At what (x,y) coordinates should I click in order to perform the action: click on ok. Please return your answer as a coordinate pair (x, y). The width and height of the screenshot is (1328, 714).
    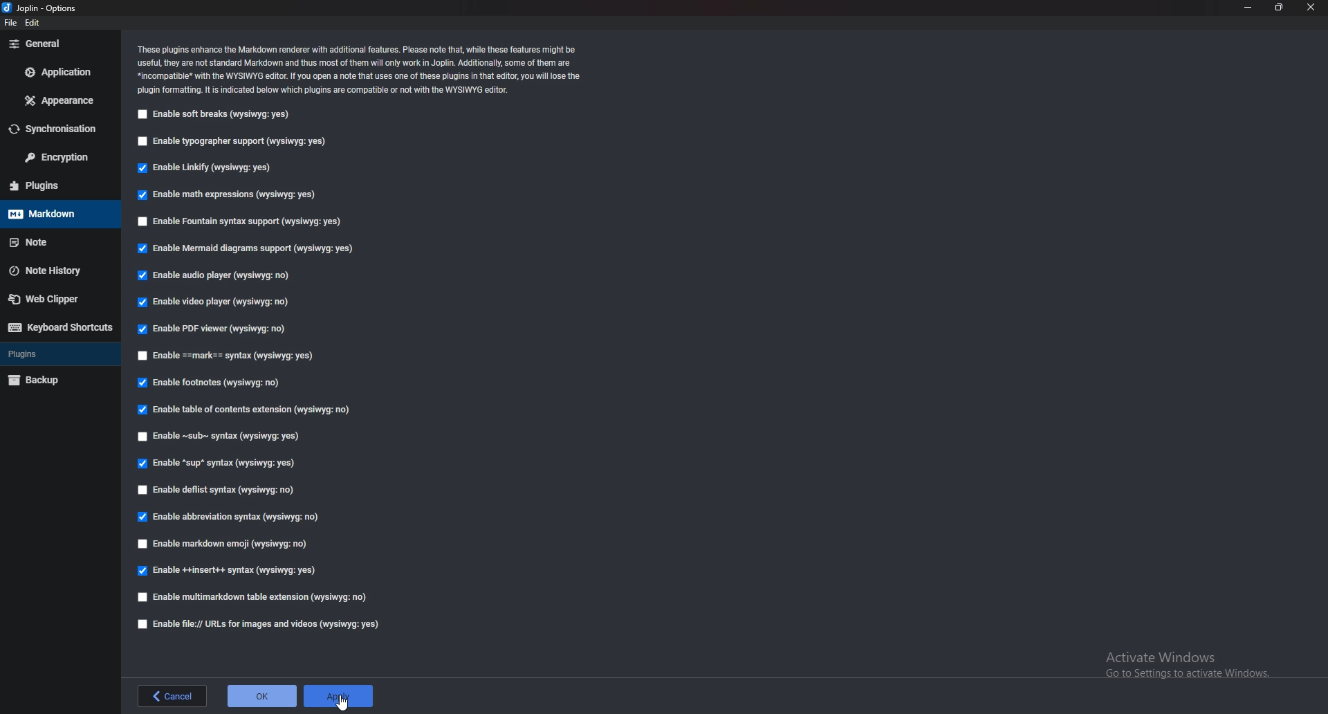
    Looking at the image, I should click on (262, 694).